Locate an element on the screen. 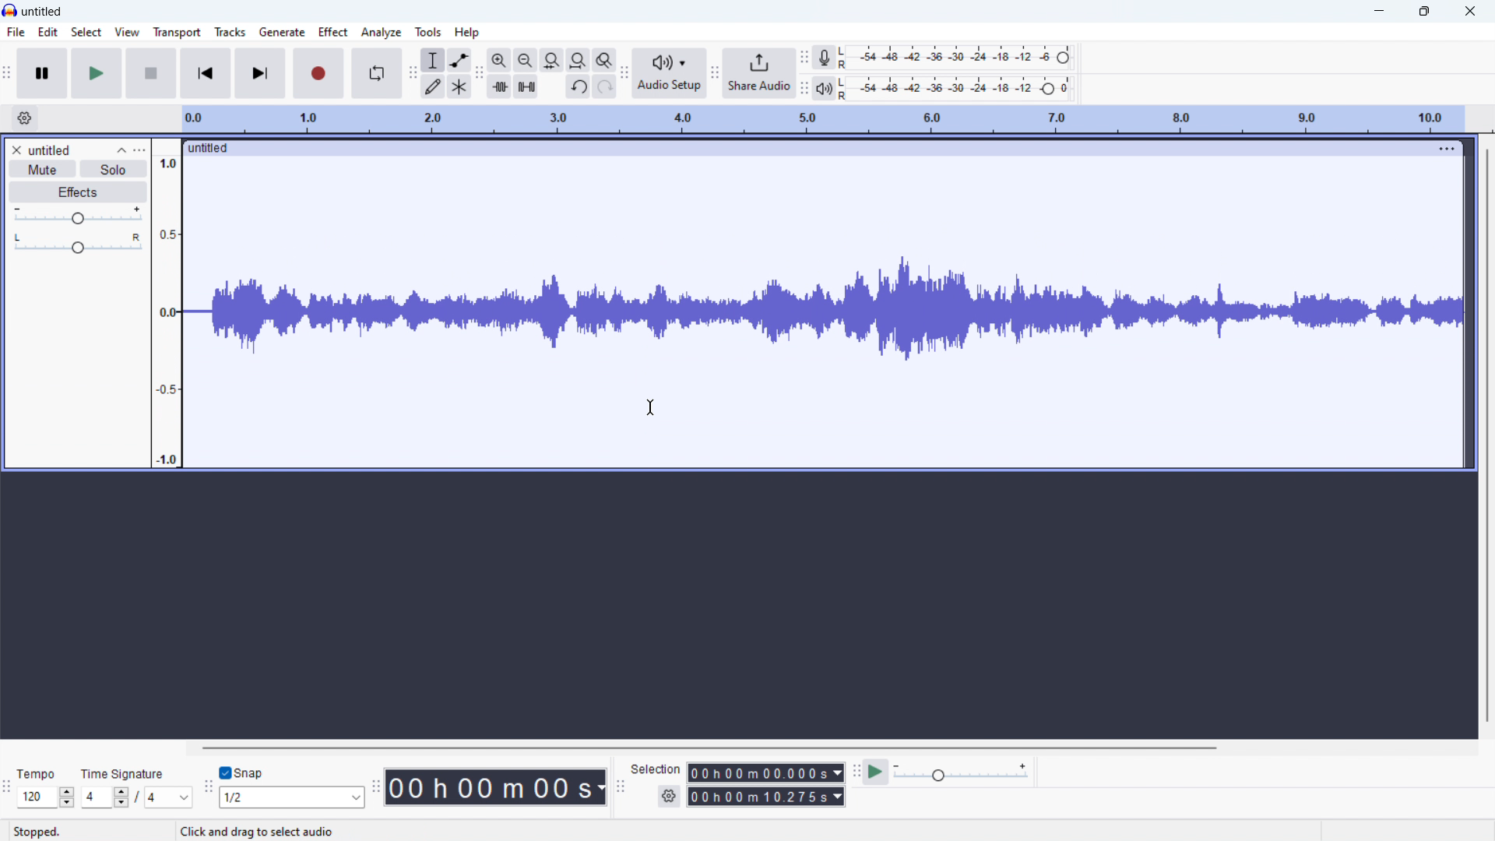 The width and height of the screenshot is (1495, 841). playback meter toolbar is located at coordinates (804, 89).